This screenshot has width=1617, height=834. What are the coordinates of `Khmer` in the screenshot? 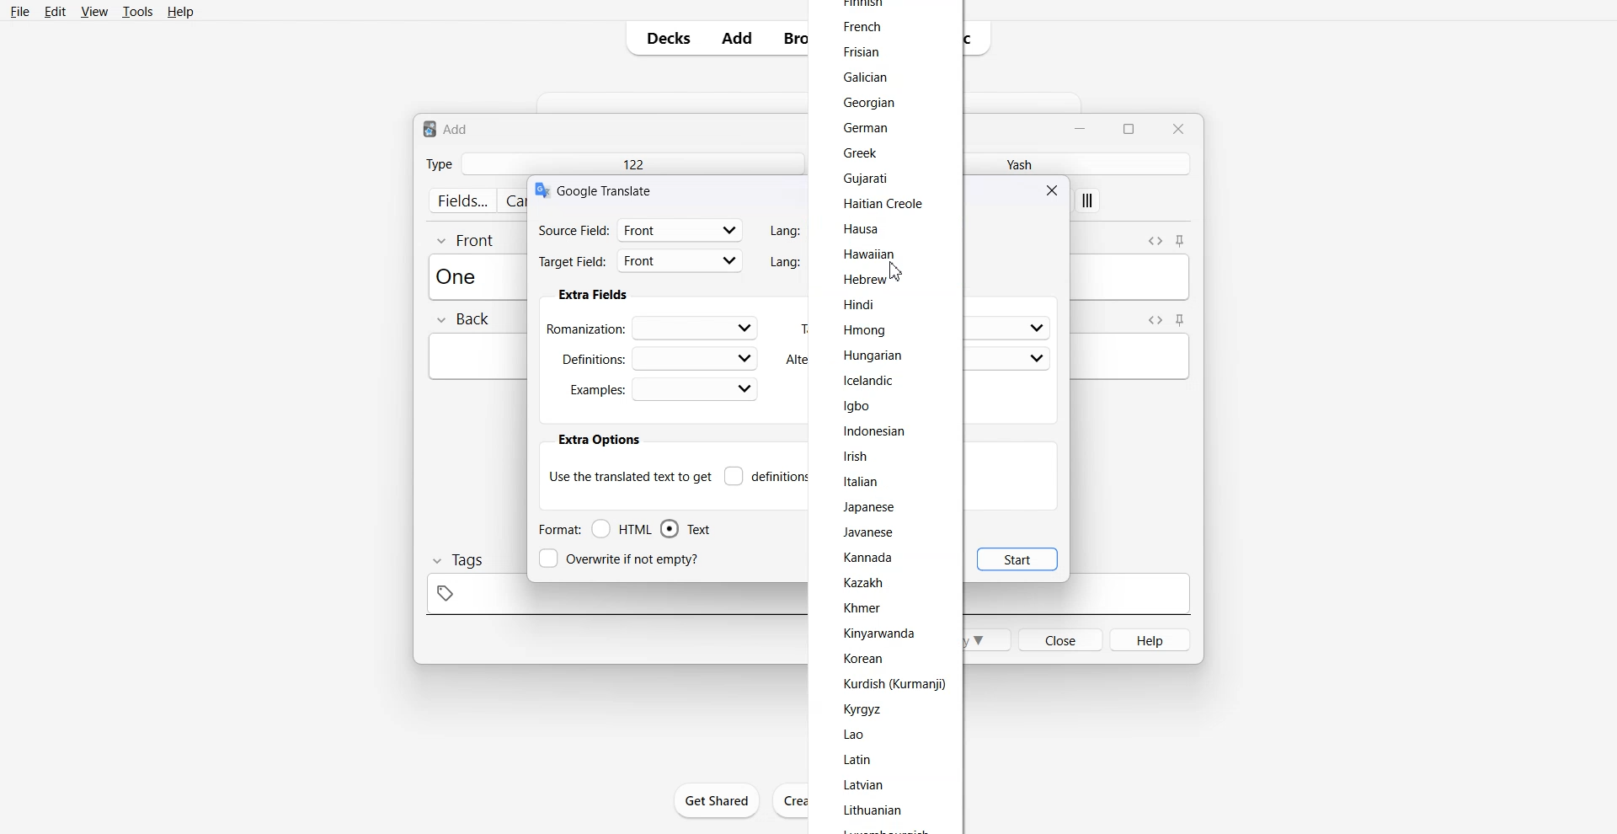 It's located at (863, 607).